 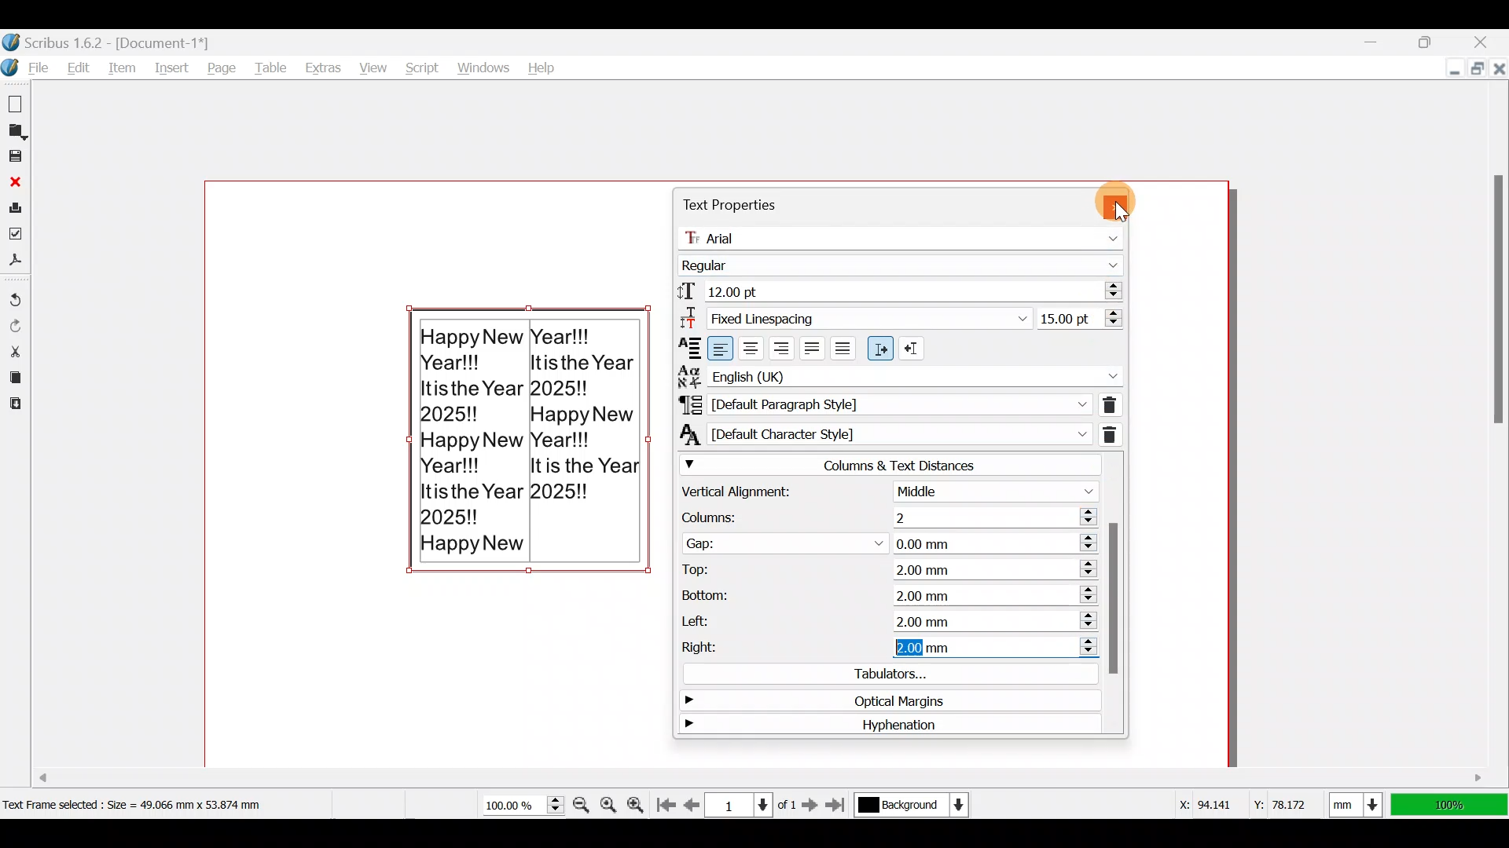 I want to click on Edit, so click(x=79, y=68).